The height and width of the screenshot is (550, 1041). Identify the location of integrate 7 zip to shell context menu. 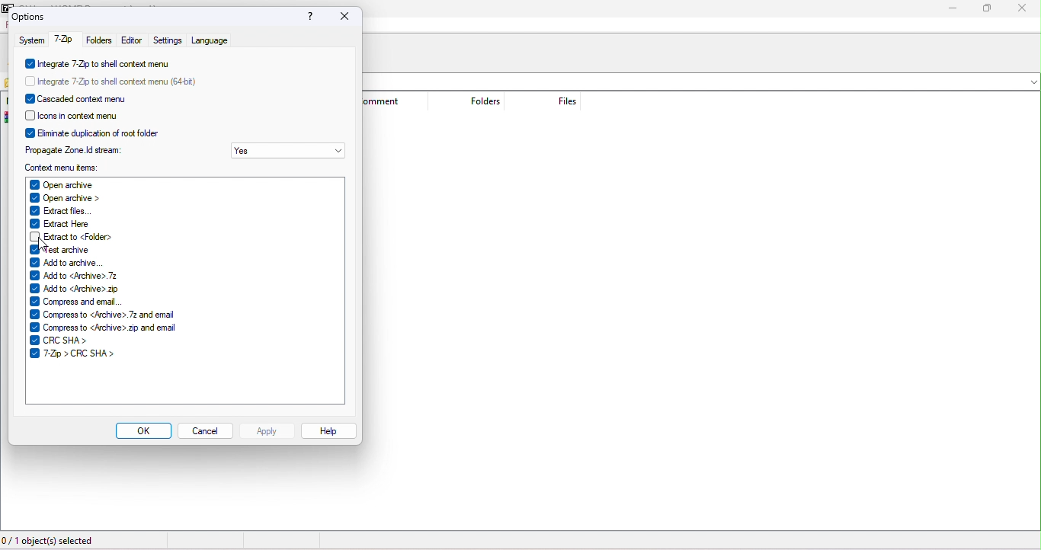
(101, 63).